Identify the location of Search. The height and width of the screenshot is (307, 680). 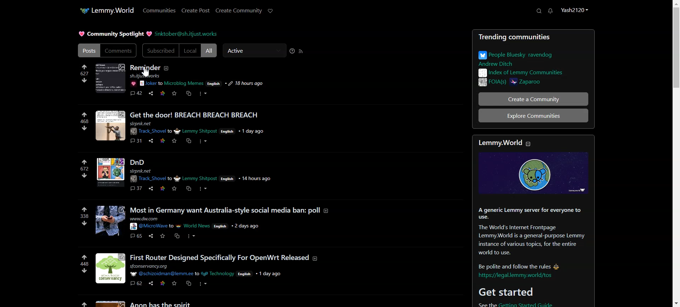
(539, 11).